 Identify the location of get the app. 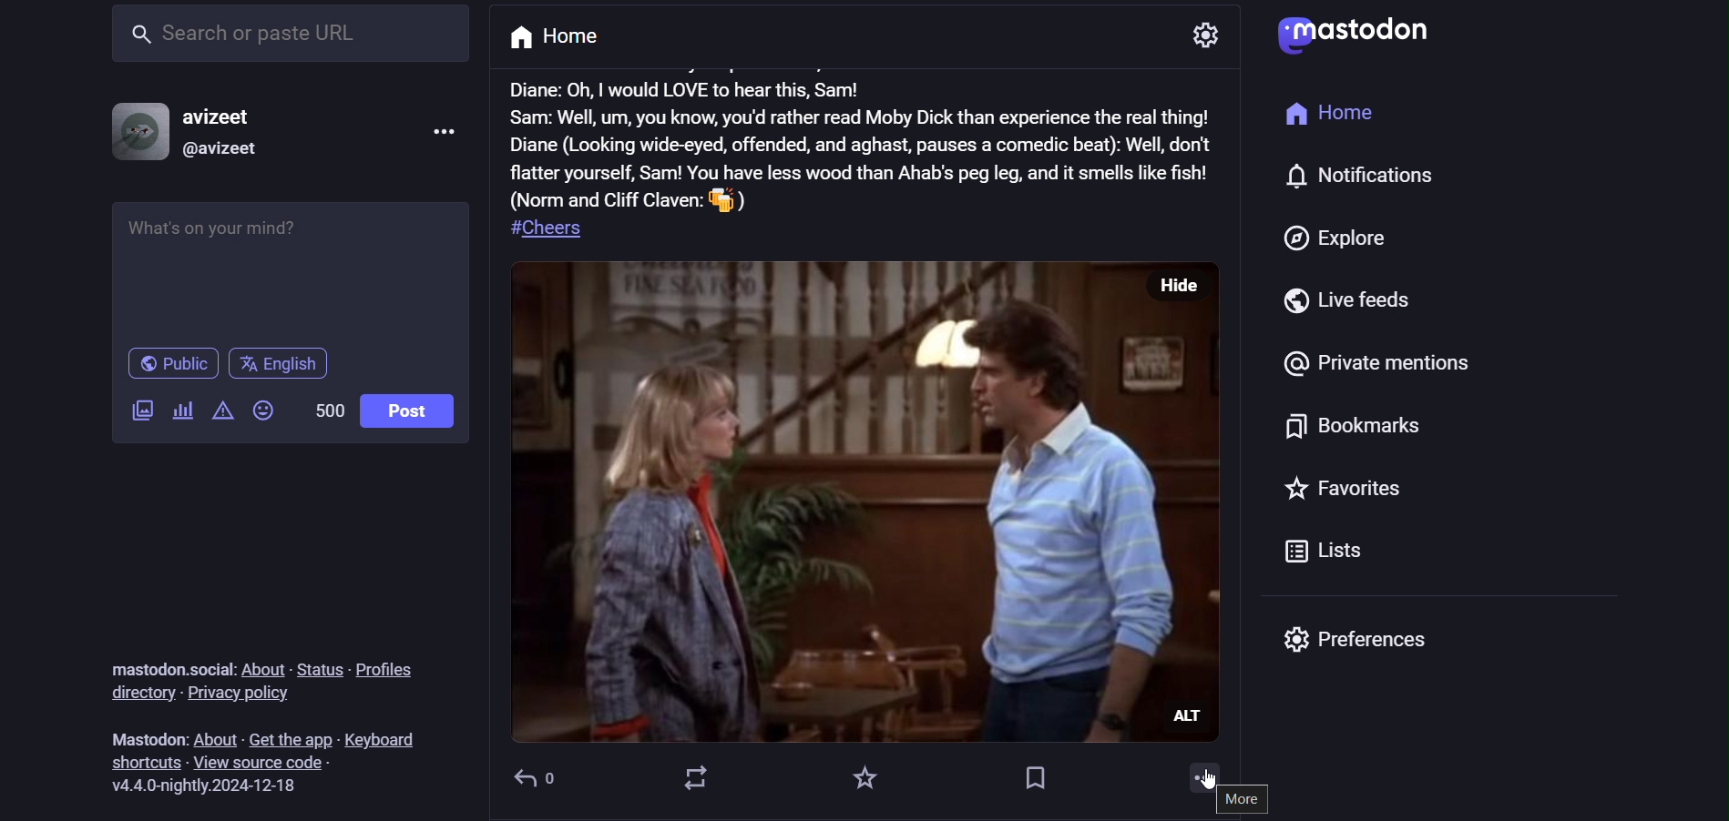
(292, 735).